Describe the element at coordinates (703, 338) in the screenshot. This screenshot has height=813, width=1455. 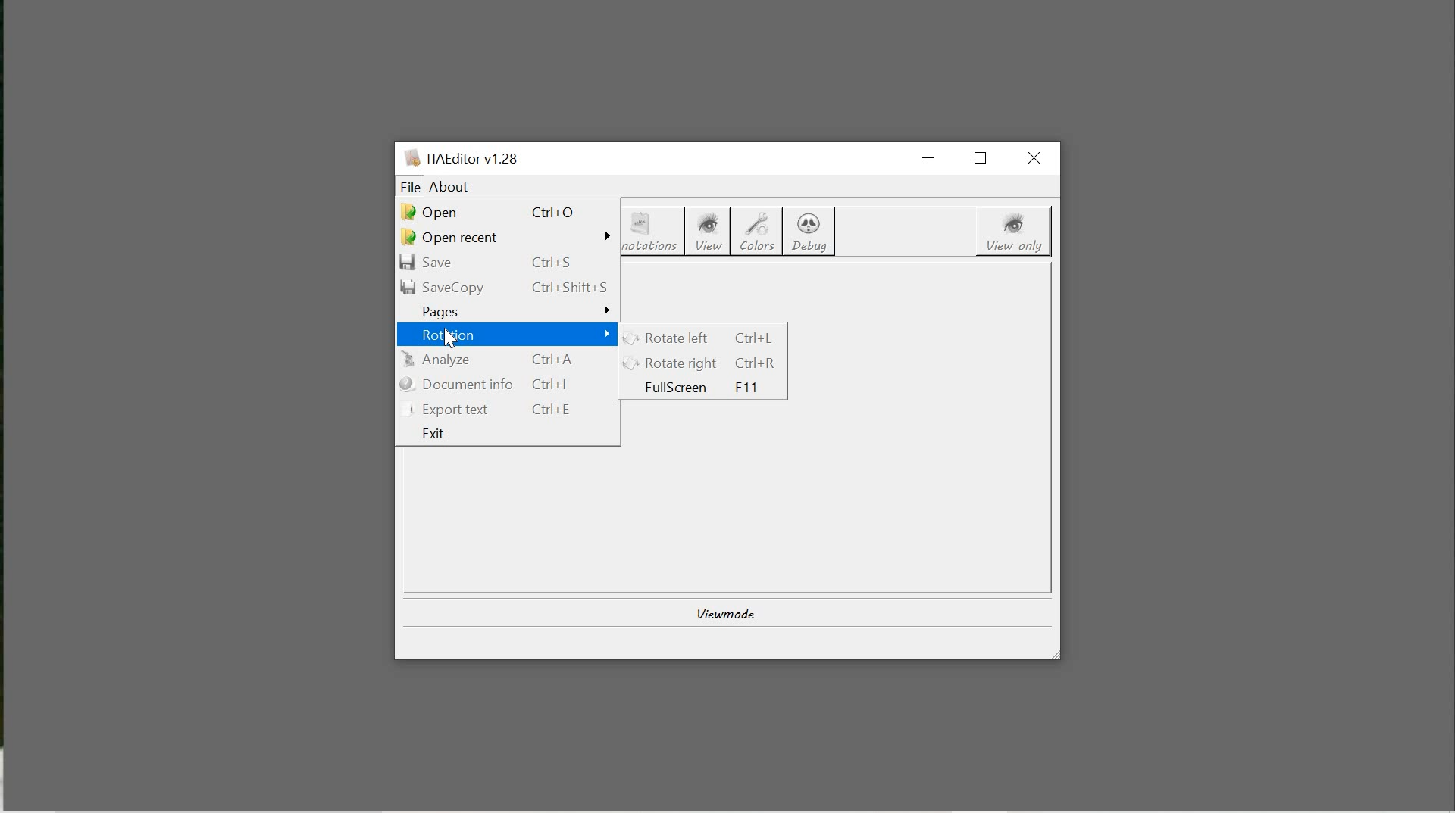
I see `rotate left` at that location.